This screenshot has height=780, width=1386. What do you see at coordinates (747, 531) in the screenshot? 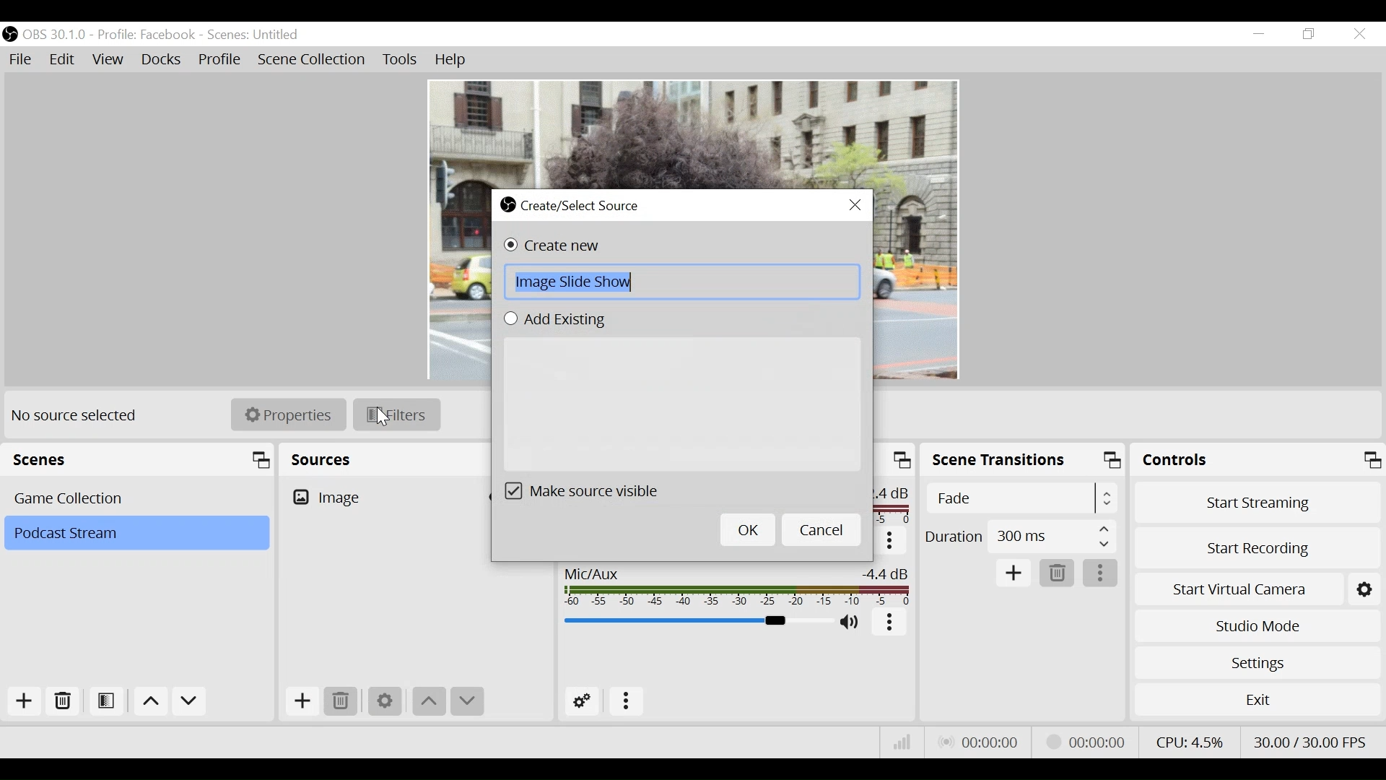
I see `OK` at bounding box center [747, 531].